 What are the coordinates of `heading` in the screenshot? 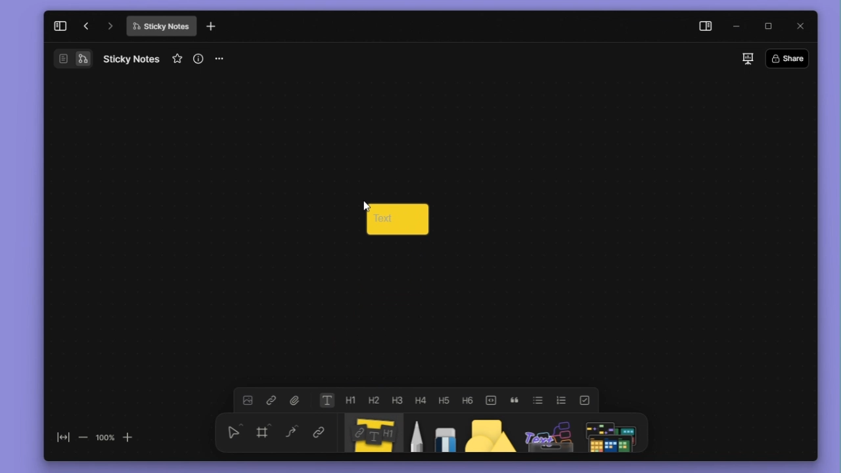 It's located at (447, 400).